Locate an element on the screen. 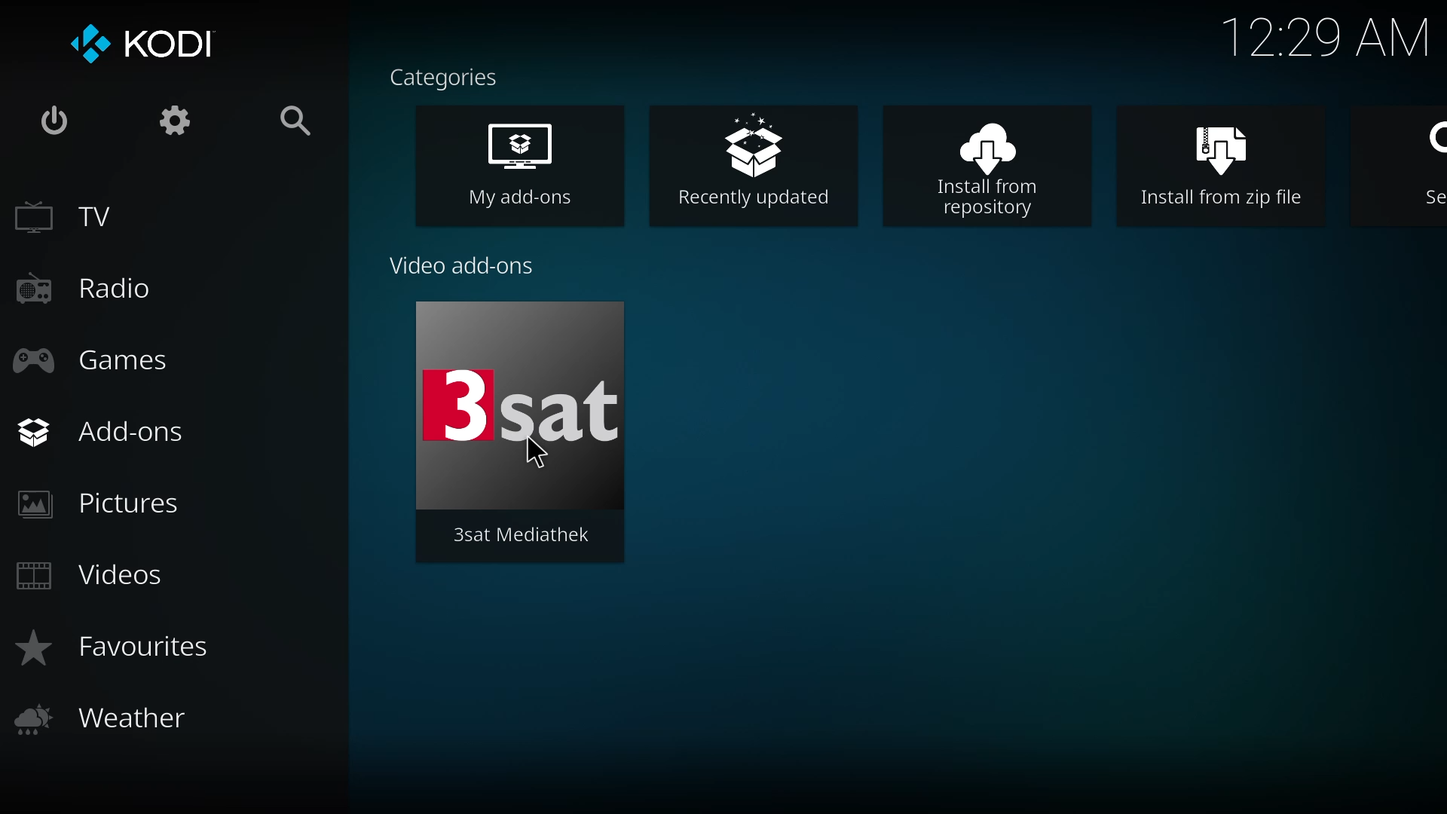 Image resolution: width=1447 pixels, height=814 pixels. power is located at coordinates (57, 123).